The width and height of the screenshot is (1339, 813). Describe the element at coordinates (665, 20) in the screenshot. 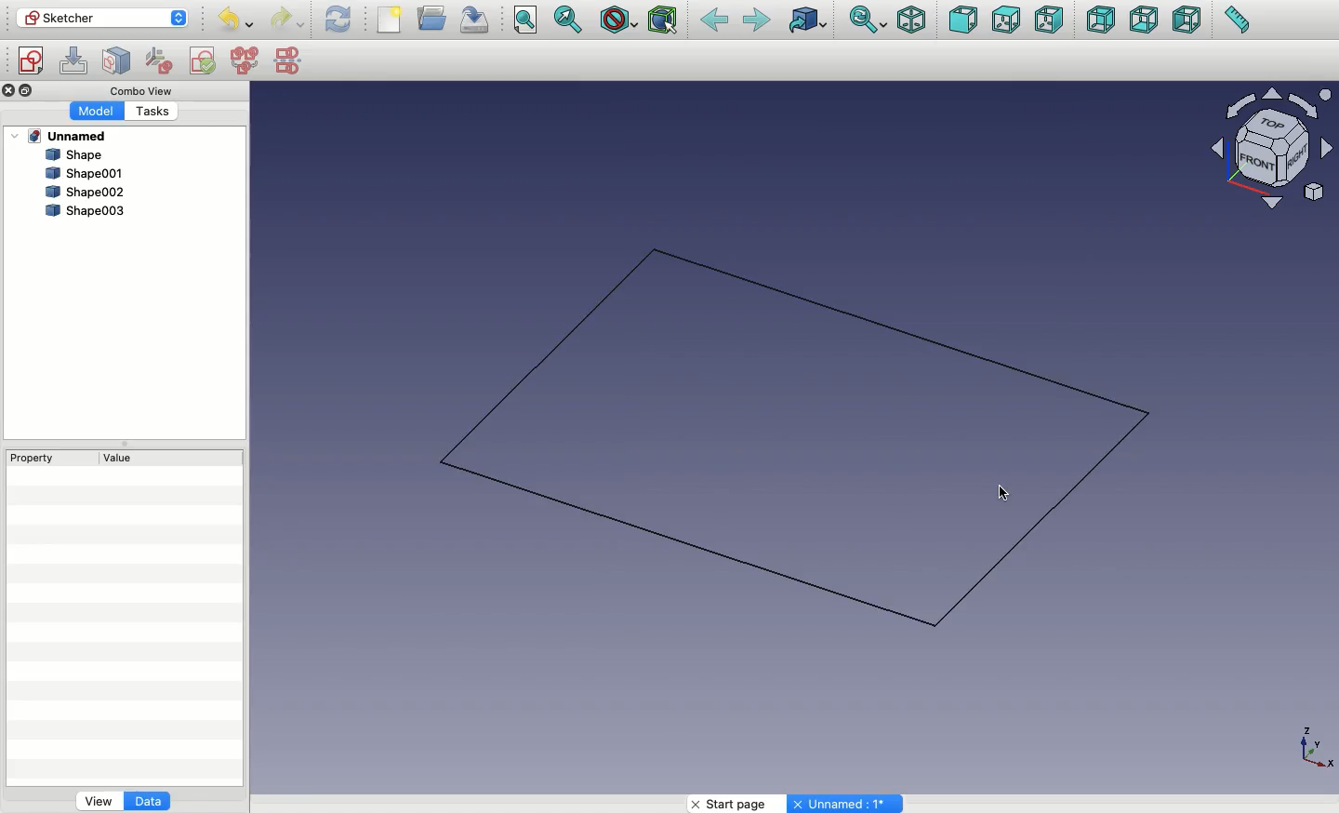

I see `Bounding box` at that location.